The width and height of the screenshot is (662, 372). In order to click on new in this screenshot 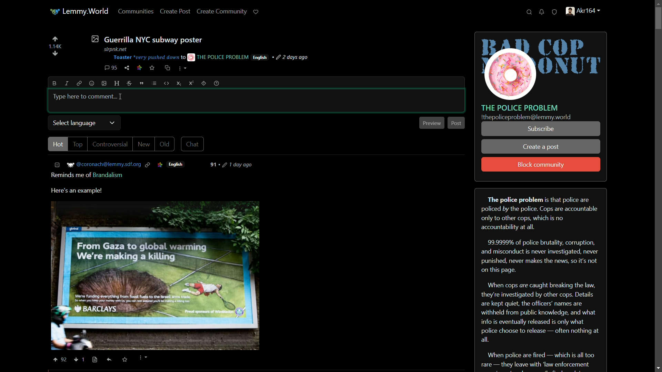, I will do `click(143, 144)`.